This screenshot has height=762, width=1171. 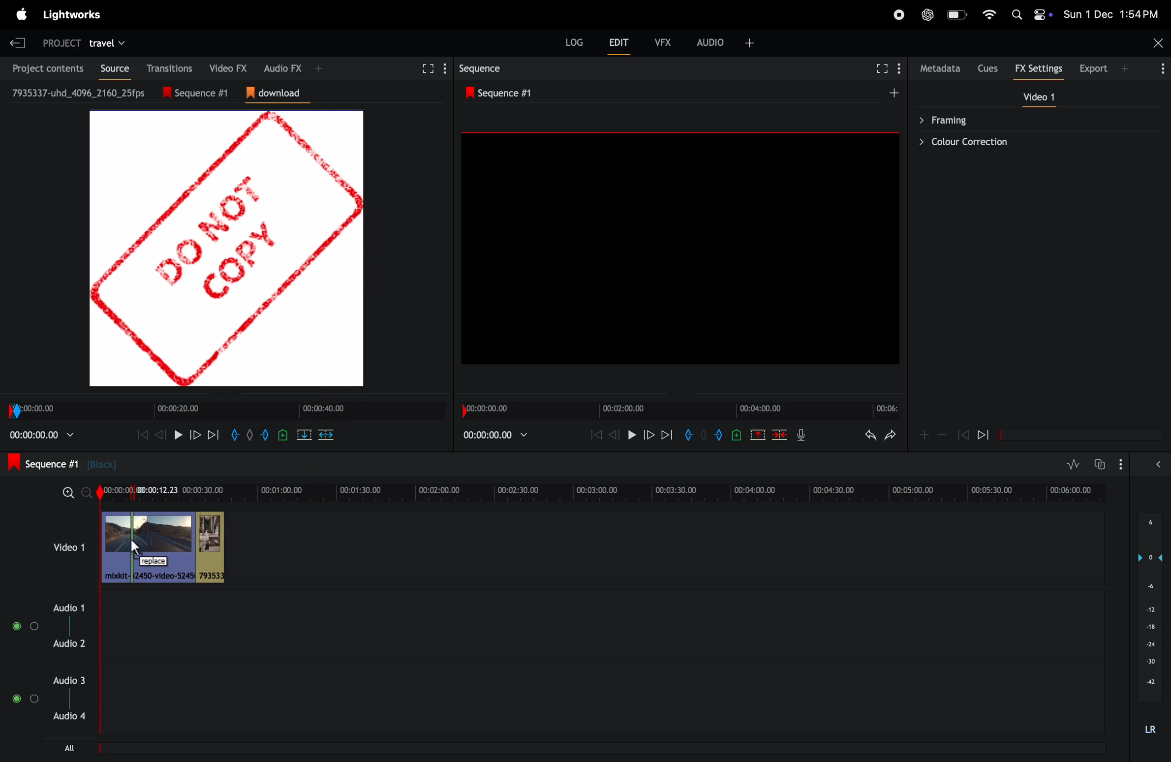 I want to click on Apple logo, so click(x=22, y=14).